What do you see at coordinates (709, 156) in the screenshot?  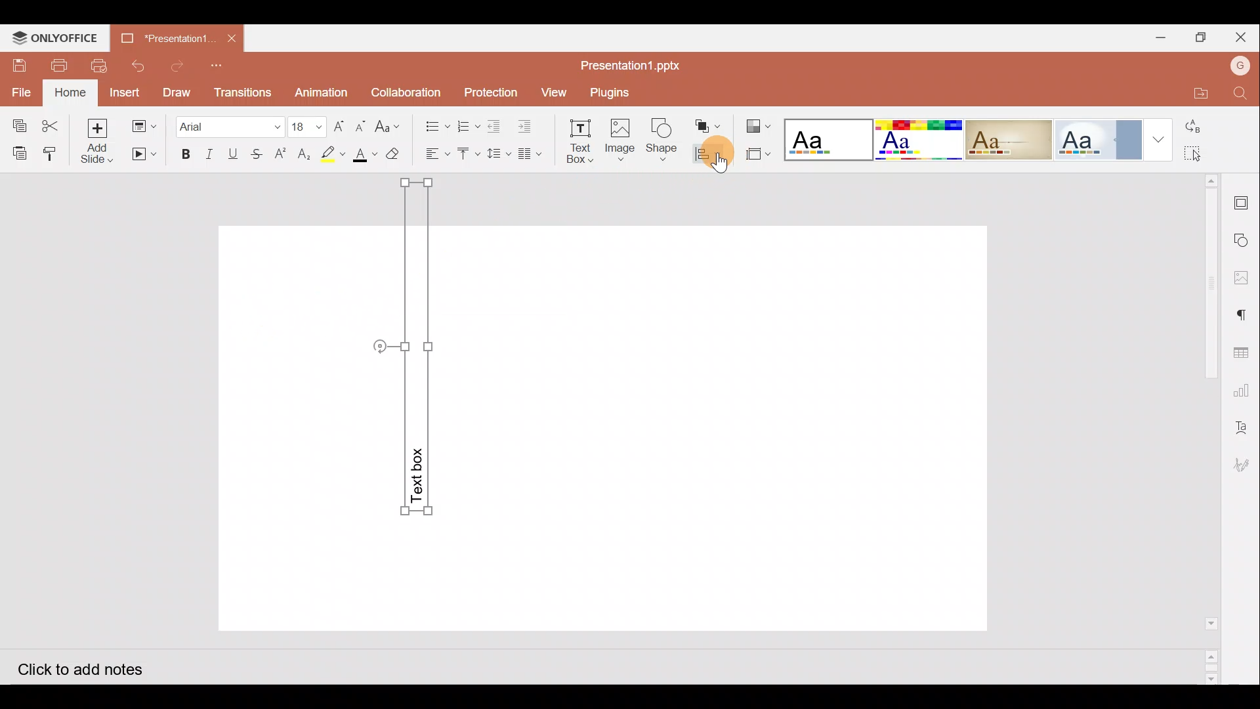 I see `Align shape` at bounding box center [709, 156].